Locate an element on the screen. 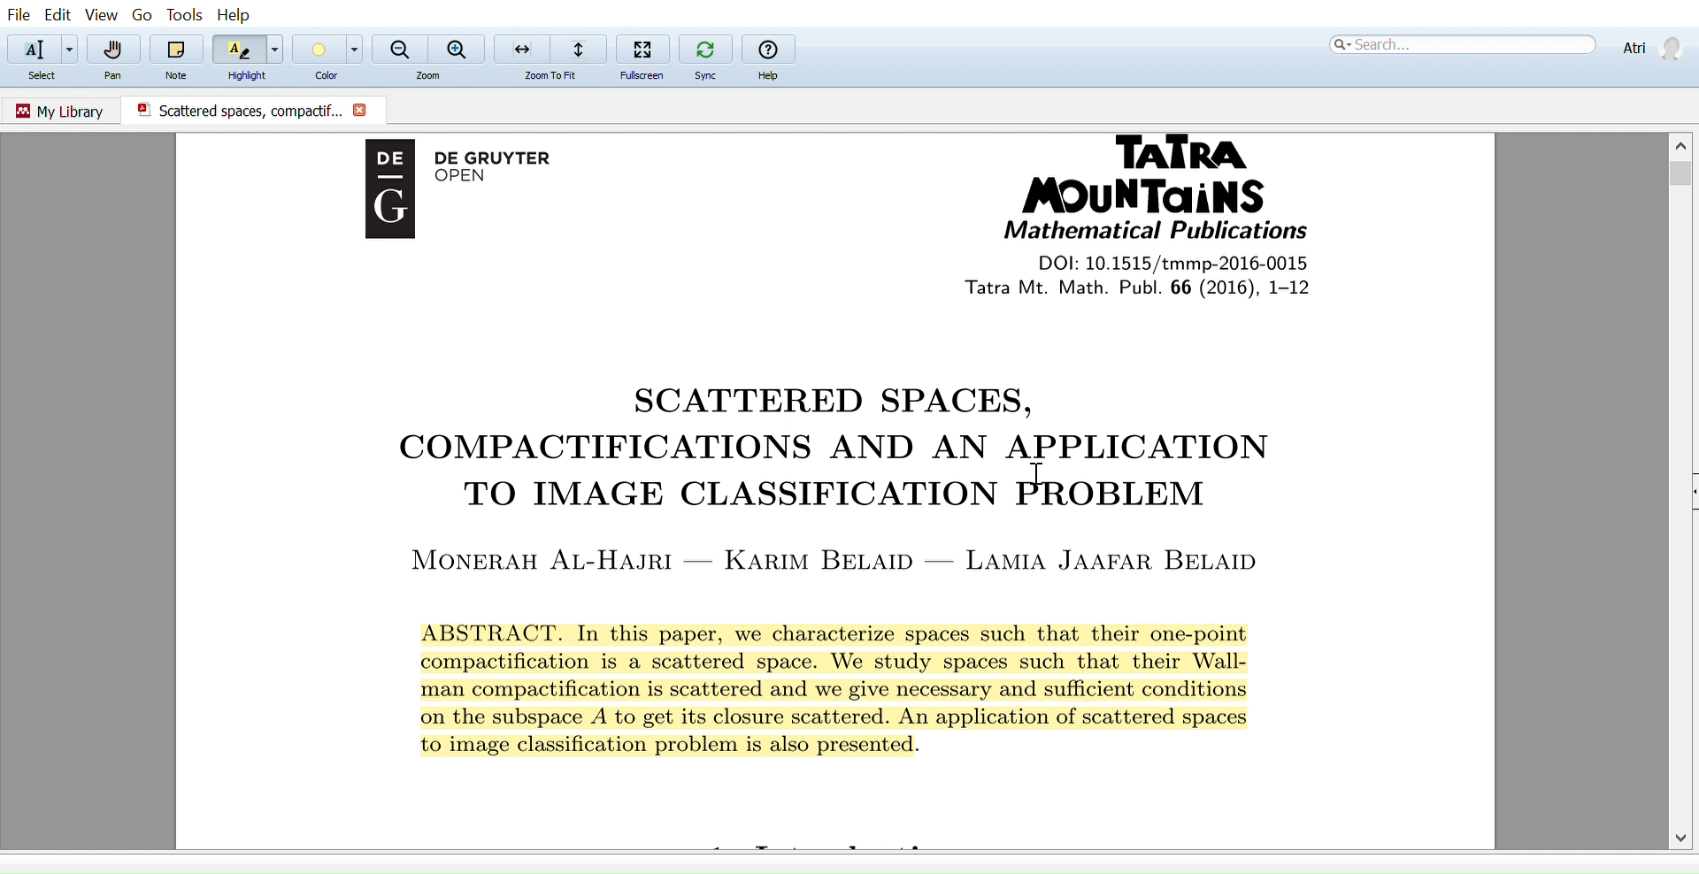 Image resolution: width=1699 pixels, height=874 pixels. ABSTRACT. In this paper, we characterize spaces such that their one-point is located at coordinates (866, 629).